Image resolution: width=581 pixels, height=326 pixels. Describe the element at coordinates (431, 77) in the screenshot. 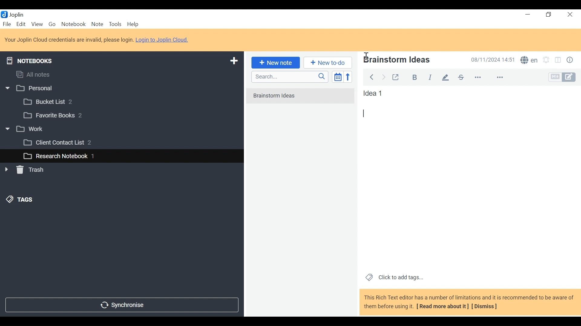

I see `italiac` at that location.